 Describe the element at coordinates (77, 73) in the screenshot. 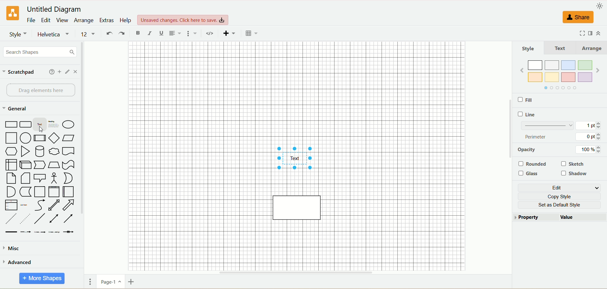

I see `close` at that location.